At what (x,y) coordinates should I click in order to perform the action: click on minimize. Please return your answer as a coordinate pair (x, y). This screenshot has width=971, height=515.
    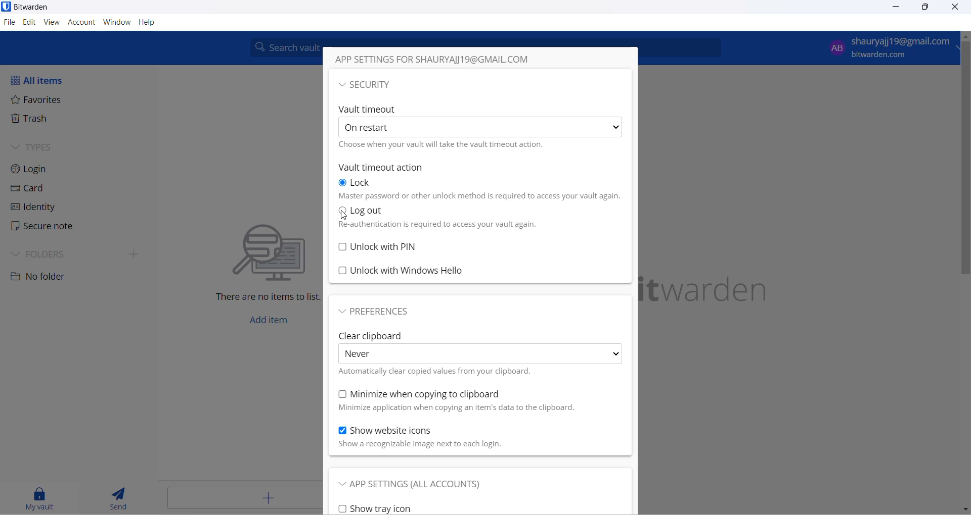
    Looking at the image, I should click on (900, 8).